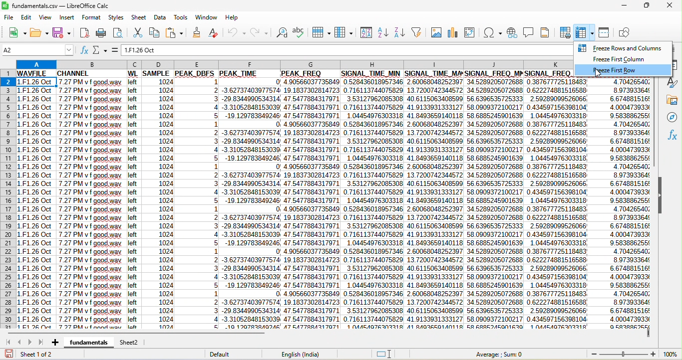  I want to click on rows, so click(8, 199).